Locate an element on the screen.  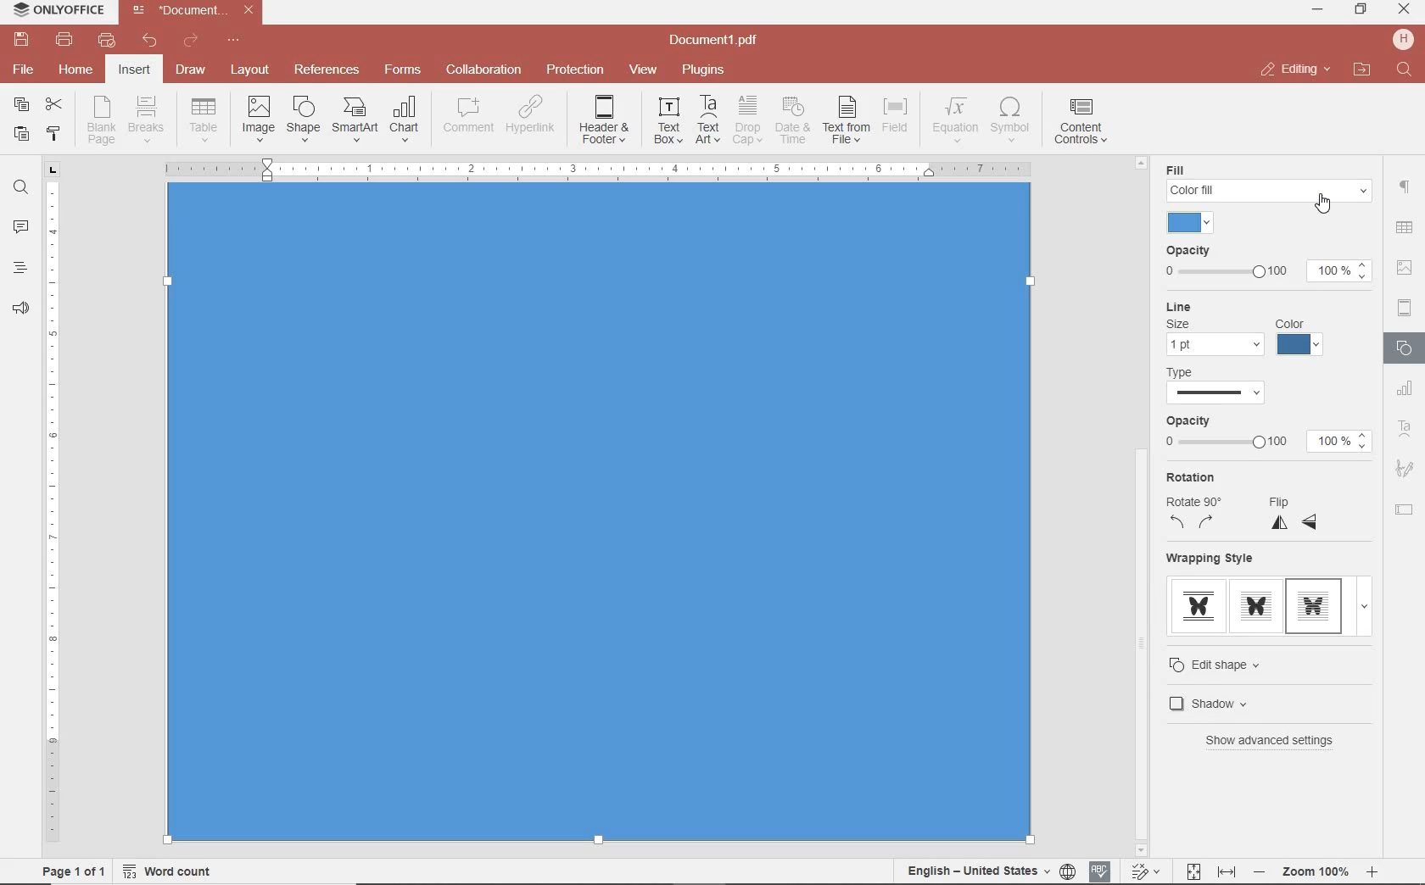
copy style is located at coordinates (52, 132).